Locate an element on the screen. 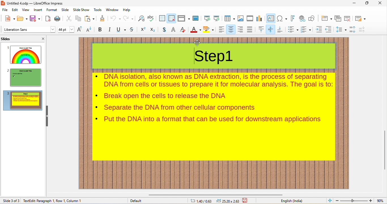 This screenshot has width=387, height=204. format is located at coordinates (51, 10).